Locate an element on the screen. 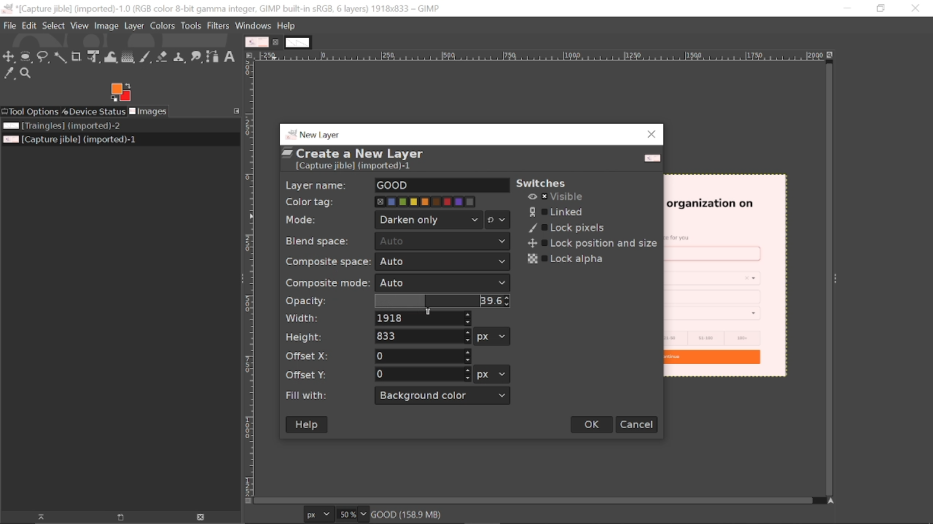 The width and height of the screenshot is (933, 524). minimize is located at coordinates (842, 8).